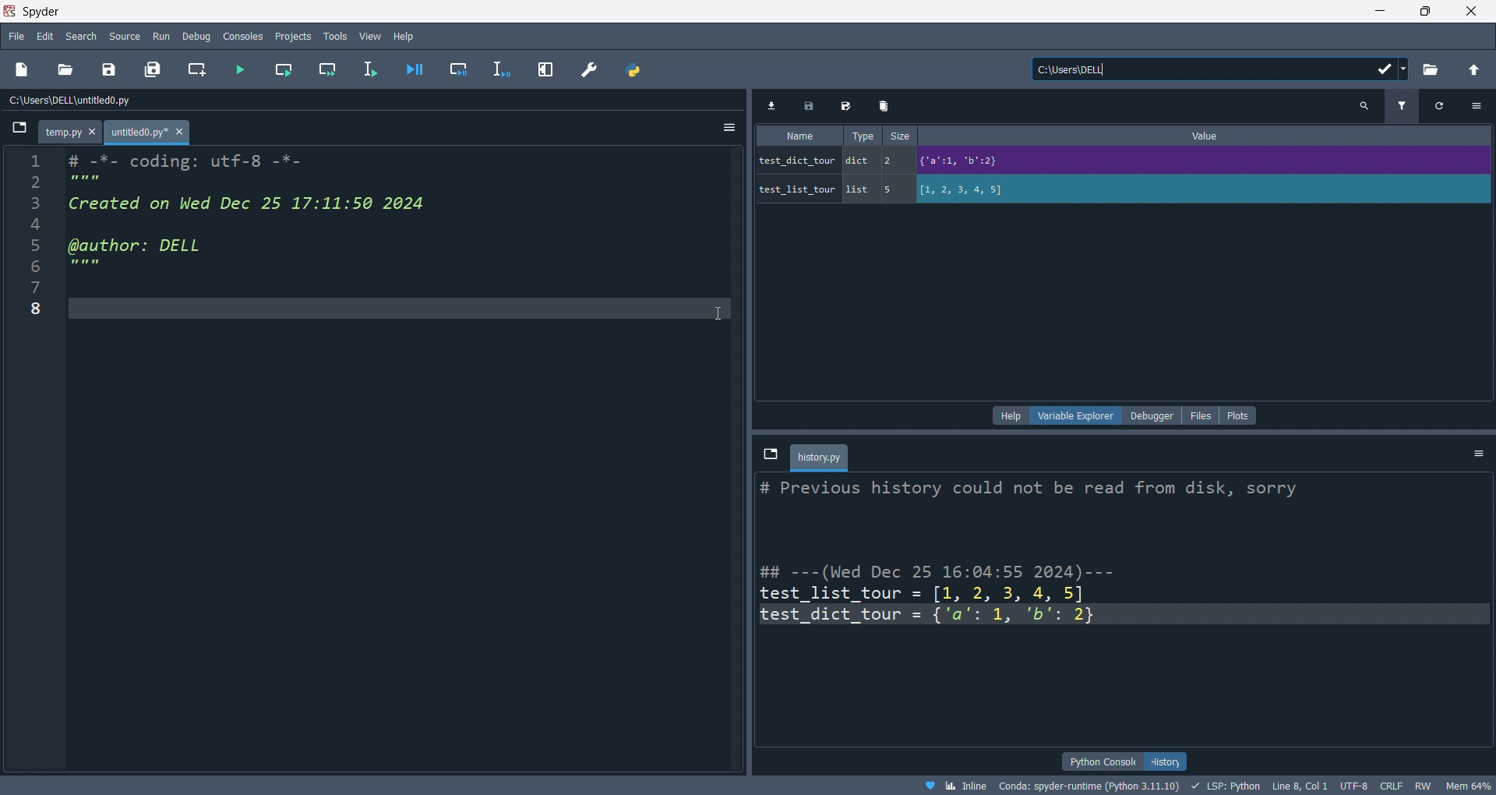 The width and height of the screenshot is (1496, 795). What do you see at coordinates (240, 70) in the screenshot?
I see `run file` at bounding box center [240, 70].